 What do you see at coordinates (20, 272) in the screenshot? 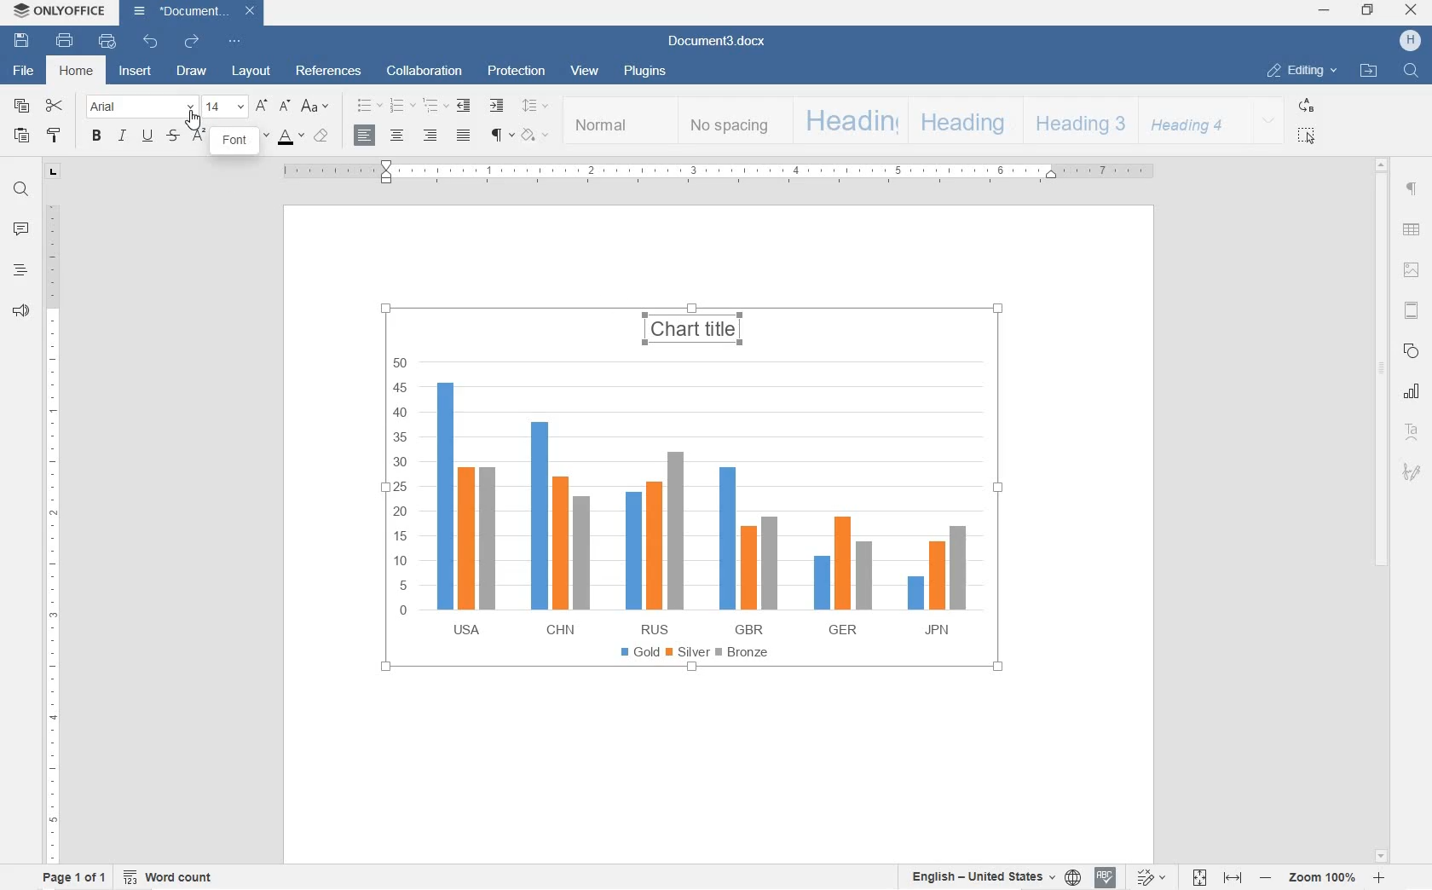
I see `HEADINGS` at bounding box center [20, 272].